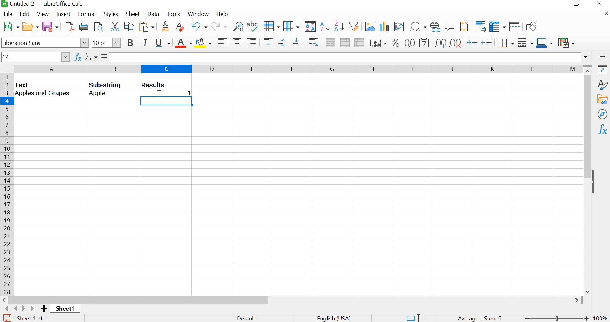  I want to click on italic, so click(144, 42).